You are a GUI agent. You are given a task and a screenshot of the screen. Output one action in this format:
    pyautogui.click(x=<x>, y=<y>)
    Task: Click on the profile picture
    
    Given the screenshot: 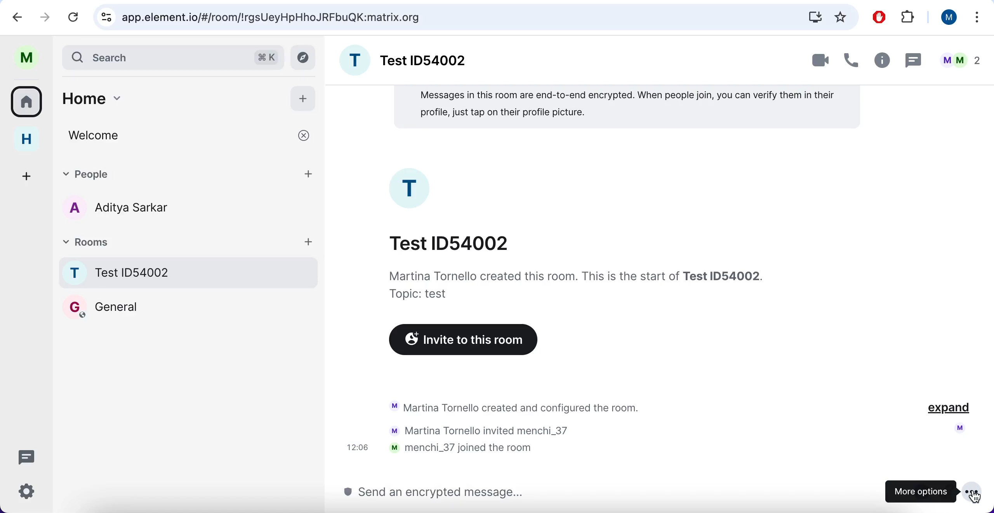 What is the action you would take?
    pyautogui.click(x=412, y=187)
    